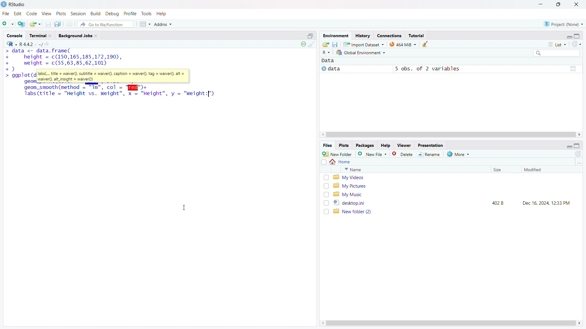 The image size is (586, 329). What do you see at coordinates (61, 14) in the screenshot?
I see `plots` at bounding box center [61, 14].